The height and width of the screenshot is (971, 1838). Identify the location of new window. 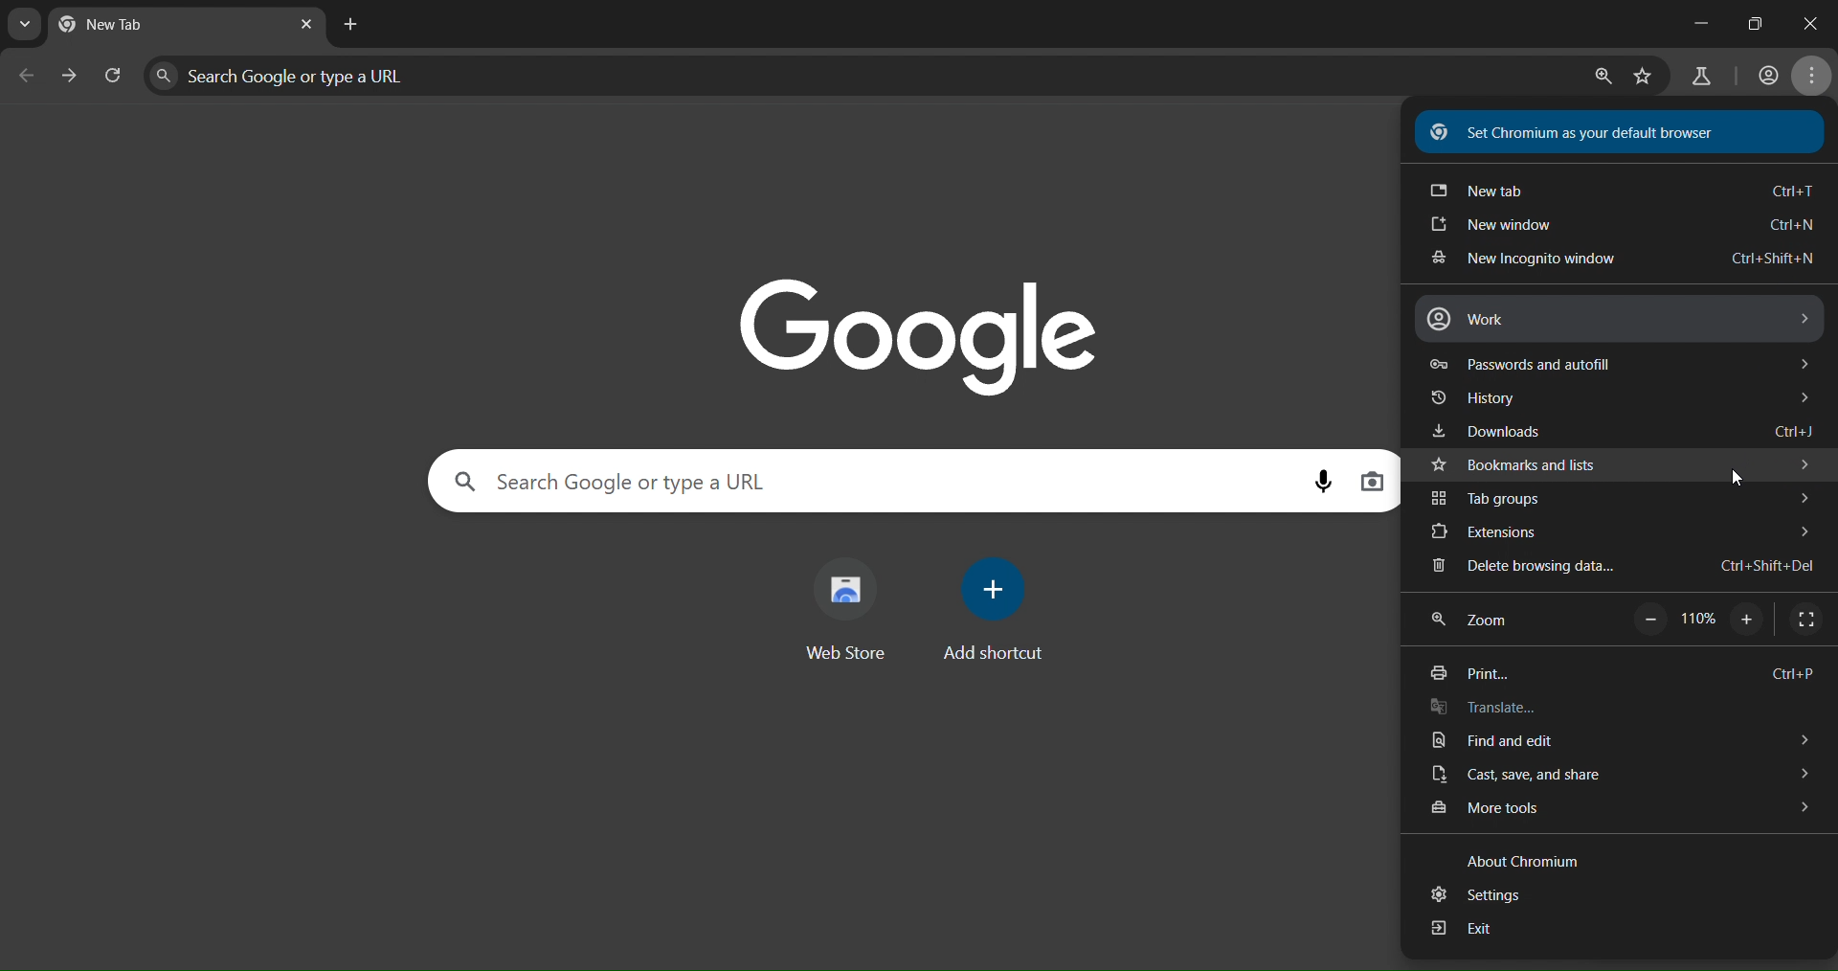
(1616, 227).